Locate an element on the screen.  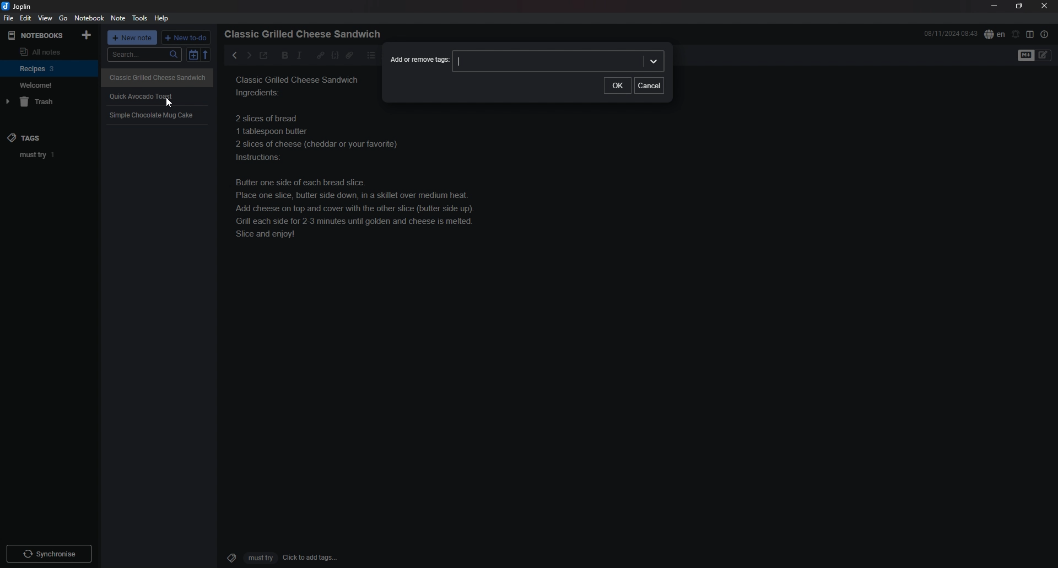
simple chocolate mug cake is located at coordinates (153, 115).